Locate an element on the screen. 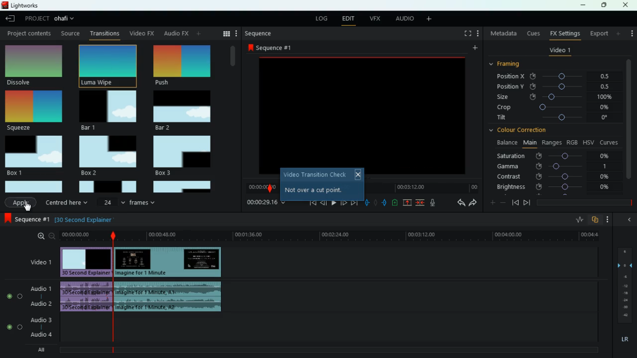 The width and height of the screenshot is (637, 358). colour correction is located at coordinates (522, 130).